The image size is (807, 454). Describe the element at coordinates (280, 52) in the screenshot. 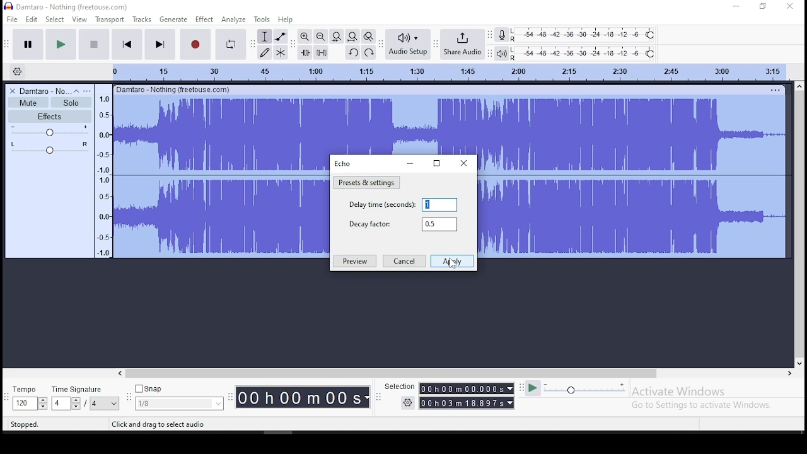

I see `multi tool` at that location.